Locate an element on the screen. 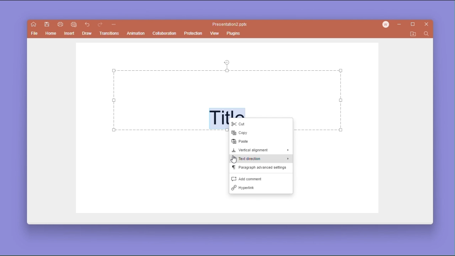 The width and height of the screenshot is (455, 256). show main window is located at coordinates (34, 25).